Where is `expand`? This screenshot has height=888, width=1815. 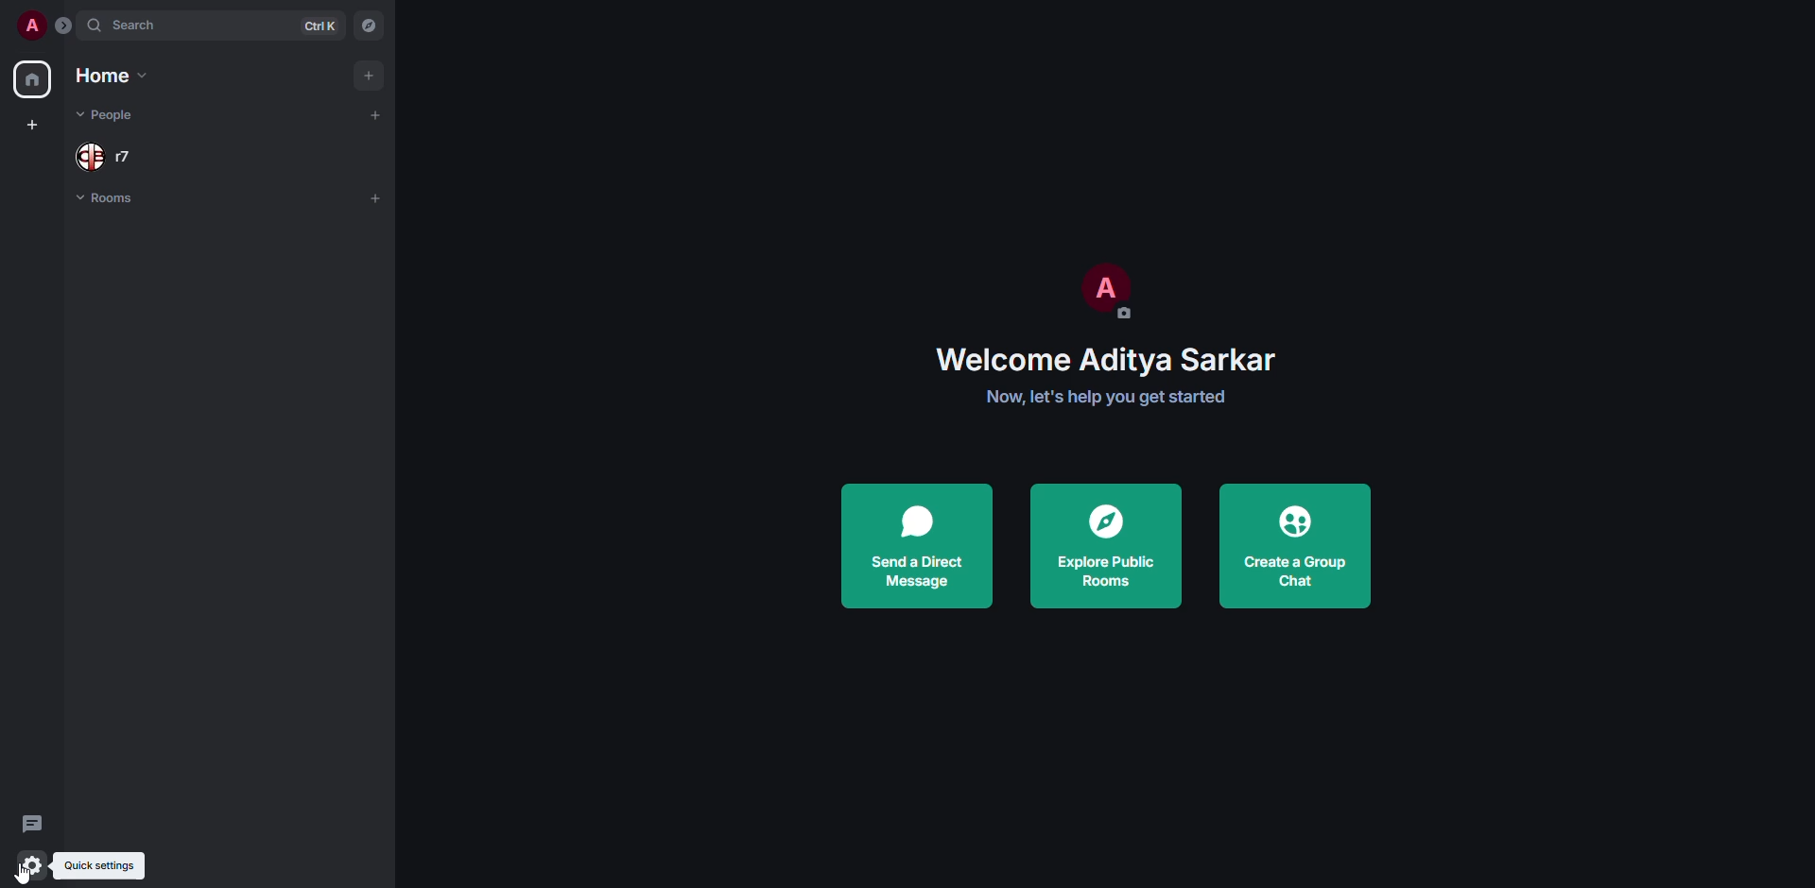
expand is located at coordinates (63, 25).